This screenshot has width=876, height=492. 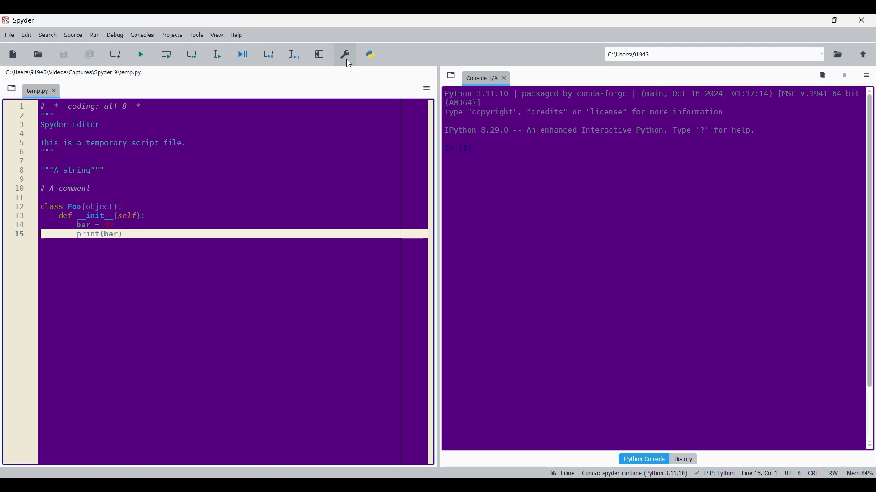 I want to click on Current tab, so click(x=37, y=92).